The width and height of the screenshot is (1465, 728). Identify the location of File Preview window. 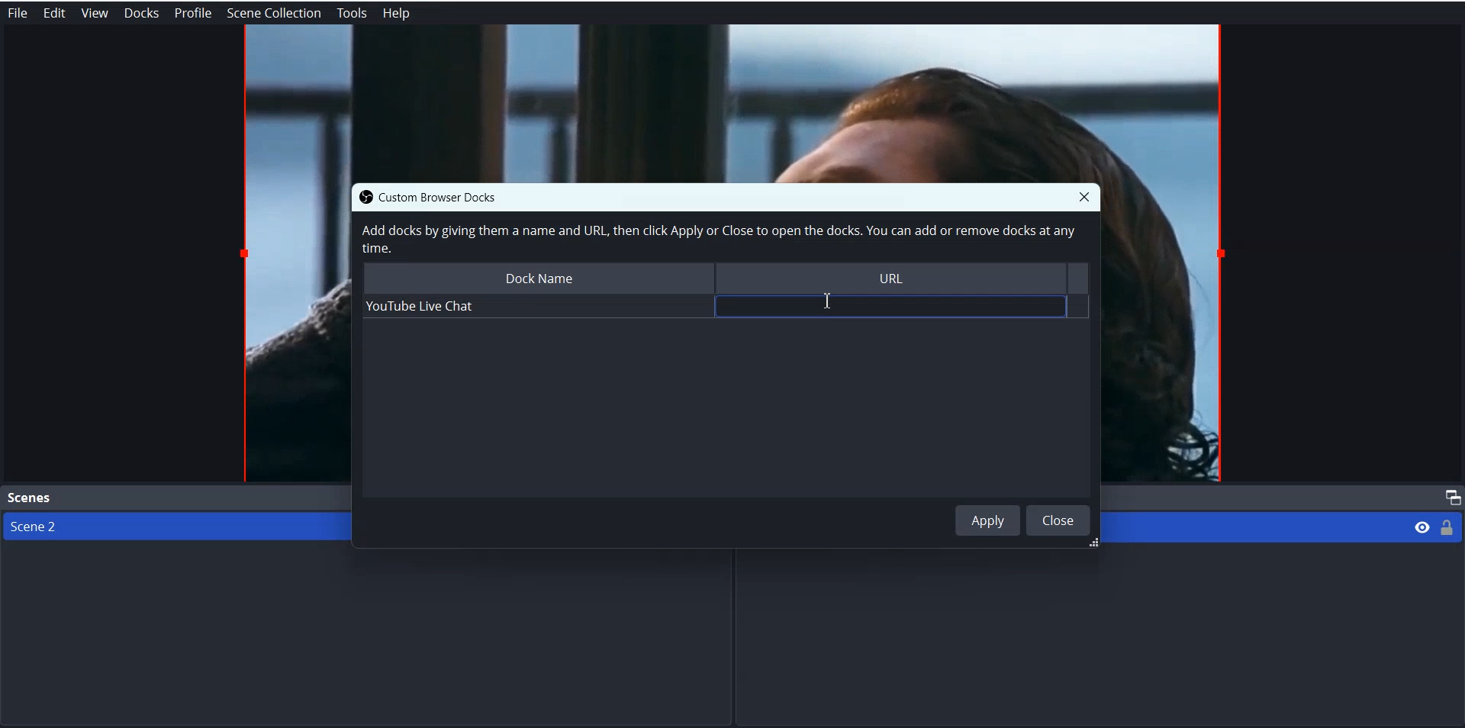
(1167, 335).